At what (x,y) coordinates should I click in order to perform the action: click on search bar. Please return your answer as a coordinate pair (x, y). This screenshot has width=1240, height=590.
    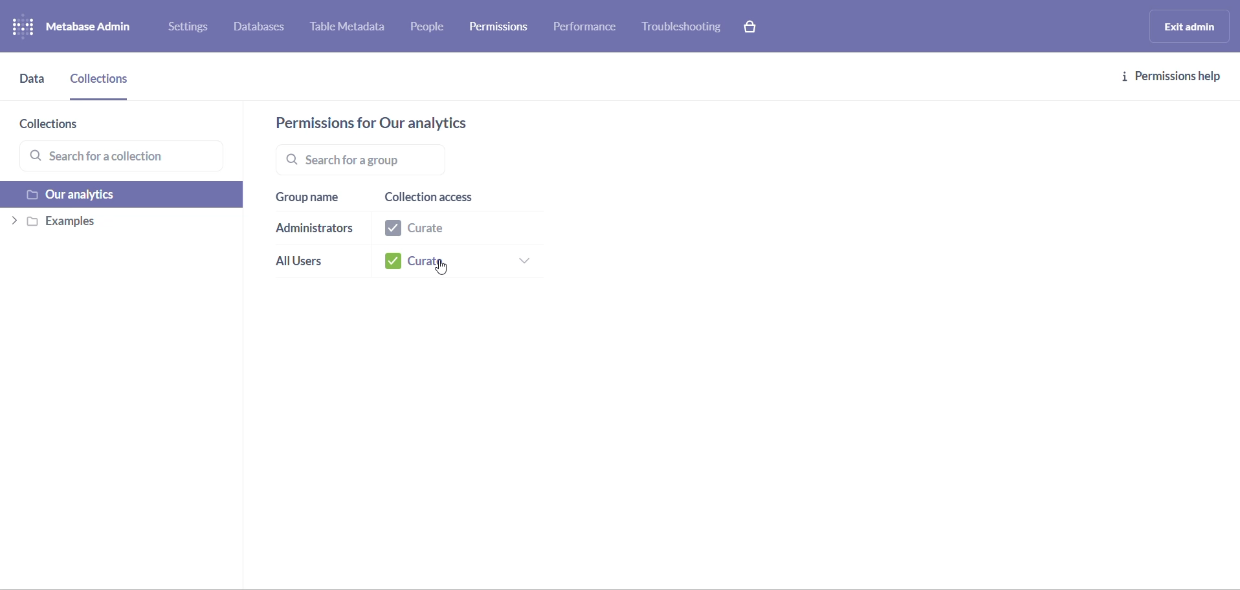
    Looking at the image, I should click on (126, 157).